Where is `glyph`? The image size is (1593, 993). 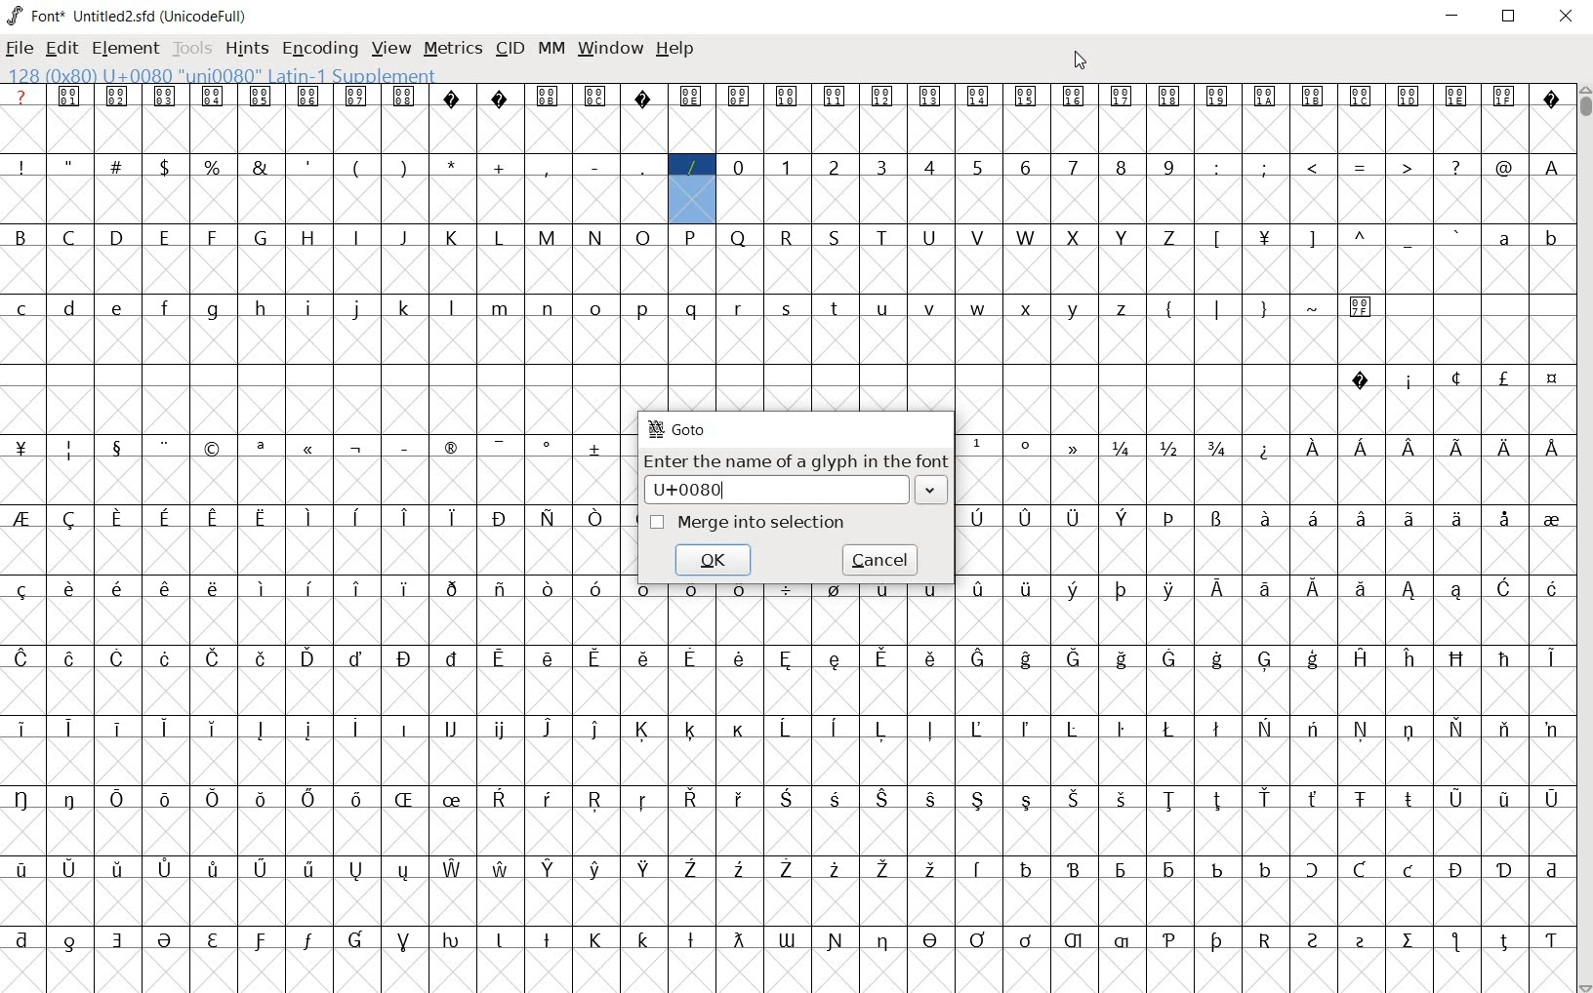
glyph is located at coordinates (929, 729).